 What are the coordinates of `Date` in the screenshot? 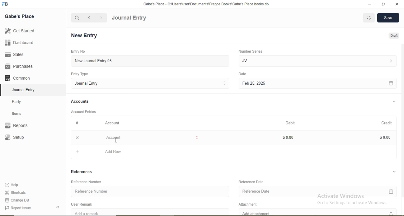 It's located at (243, 74).